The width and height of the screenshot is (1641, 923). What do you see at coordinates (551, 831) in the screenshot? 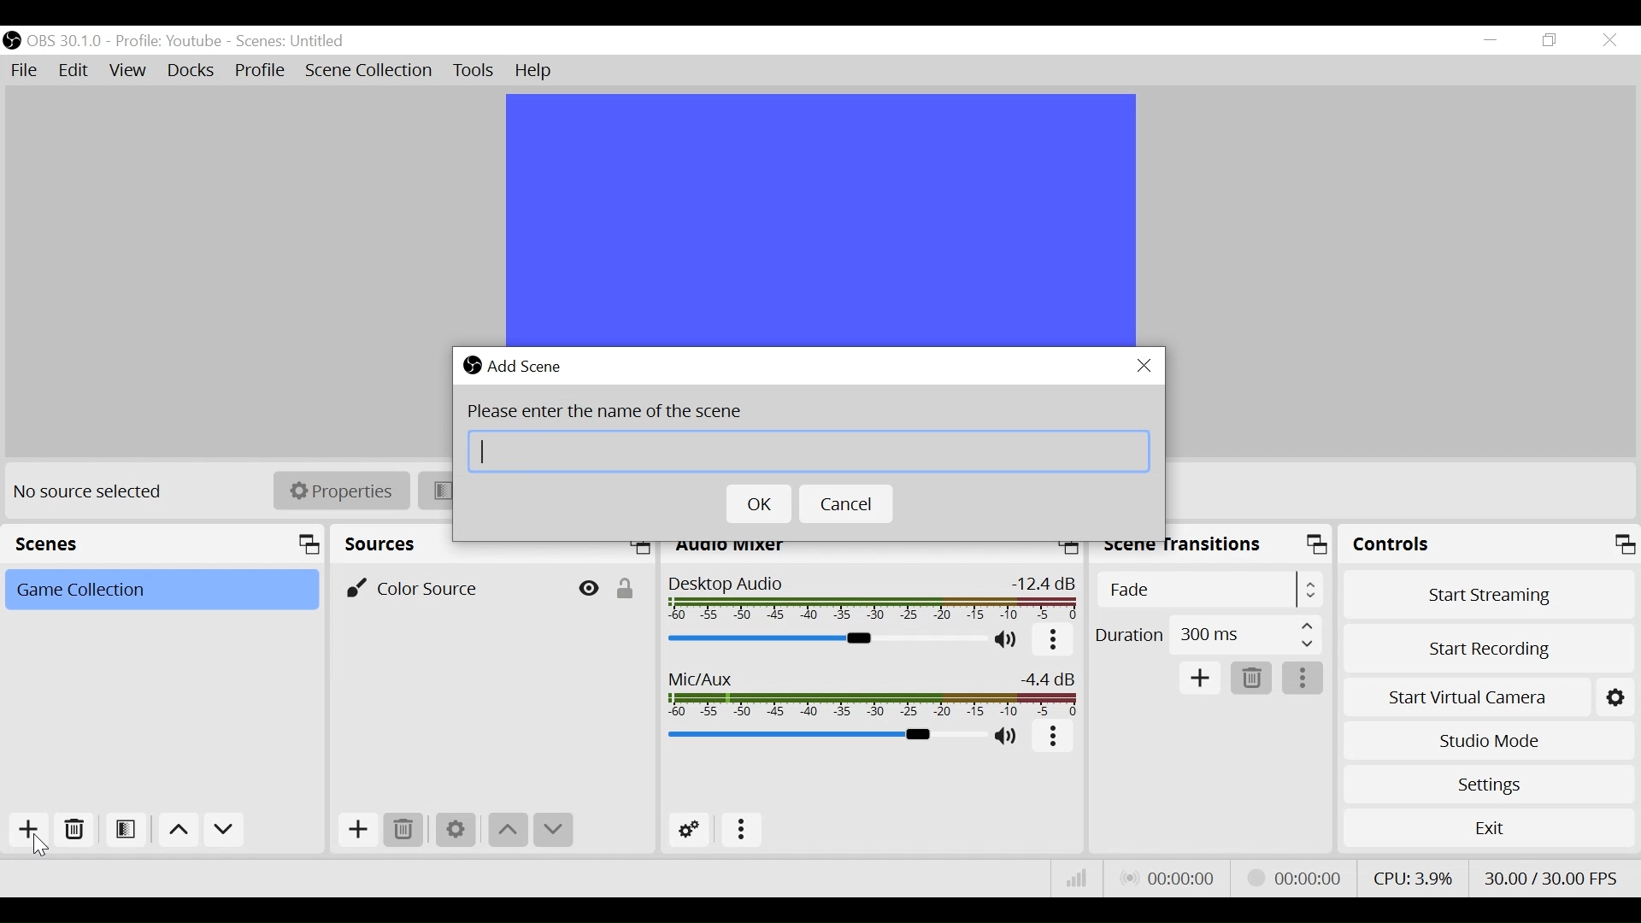
I see `Move down` at bounding box center [551, 831].